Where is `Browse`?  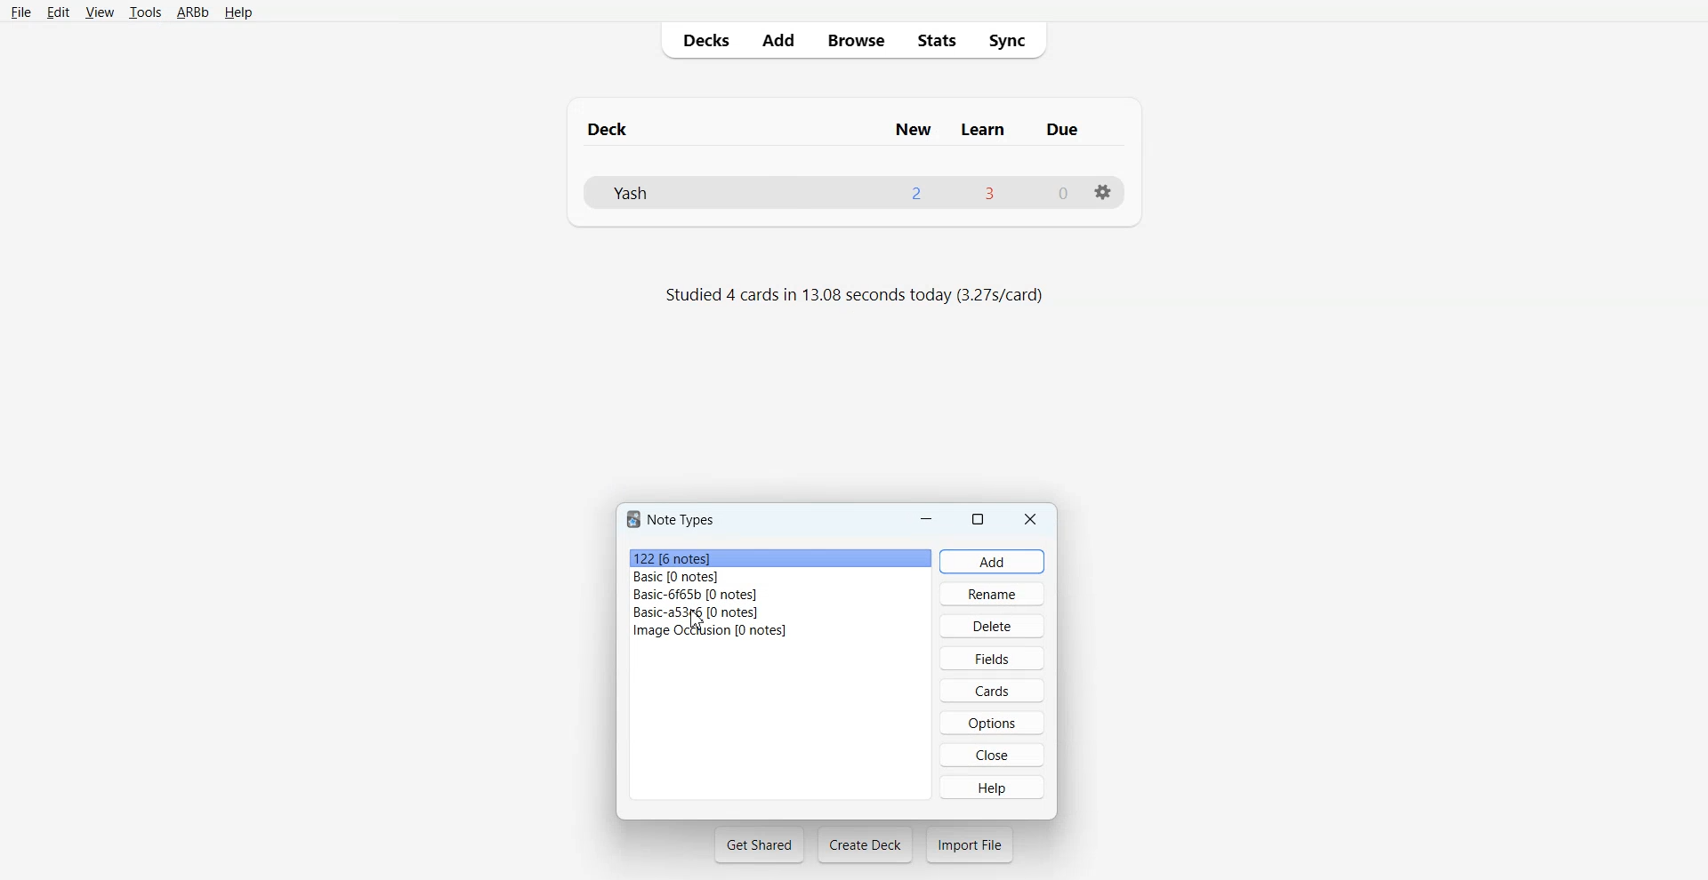 Browse is located at coordinates (855, 39).